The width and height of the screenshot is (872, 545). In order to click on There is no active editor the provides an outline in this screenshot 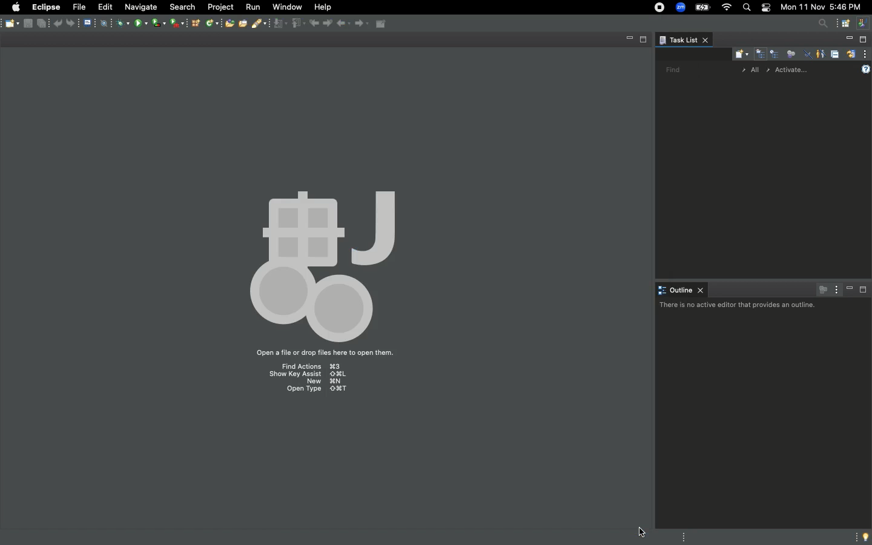, I will do `click(738, 306)`.